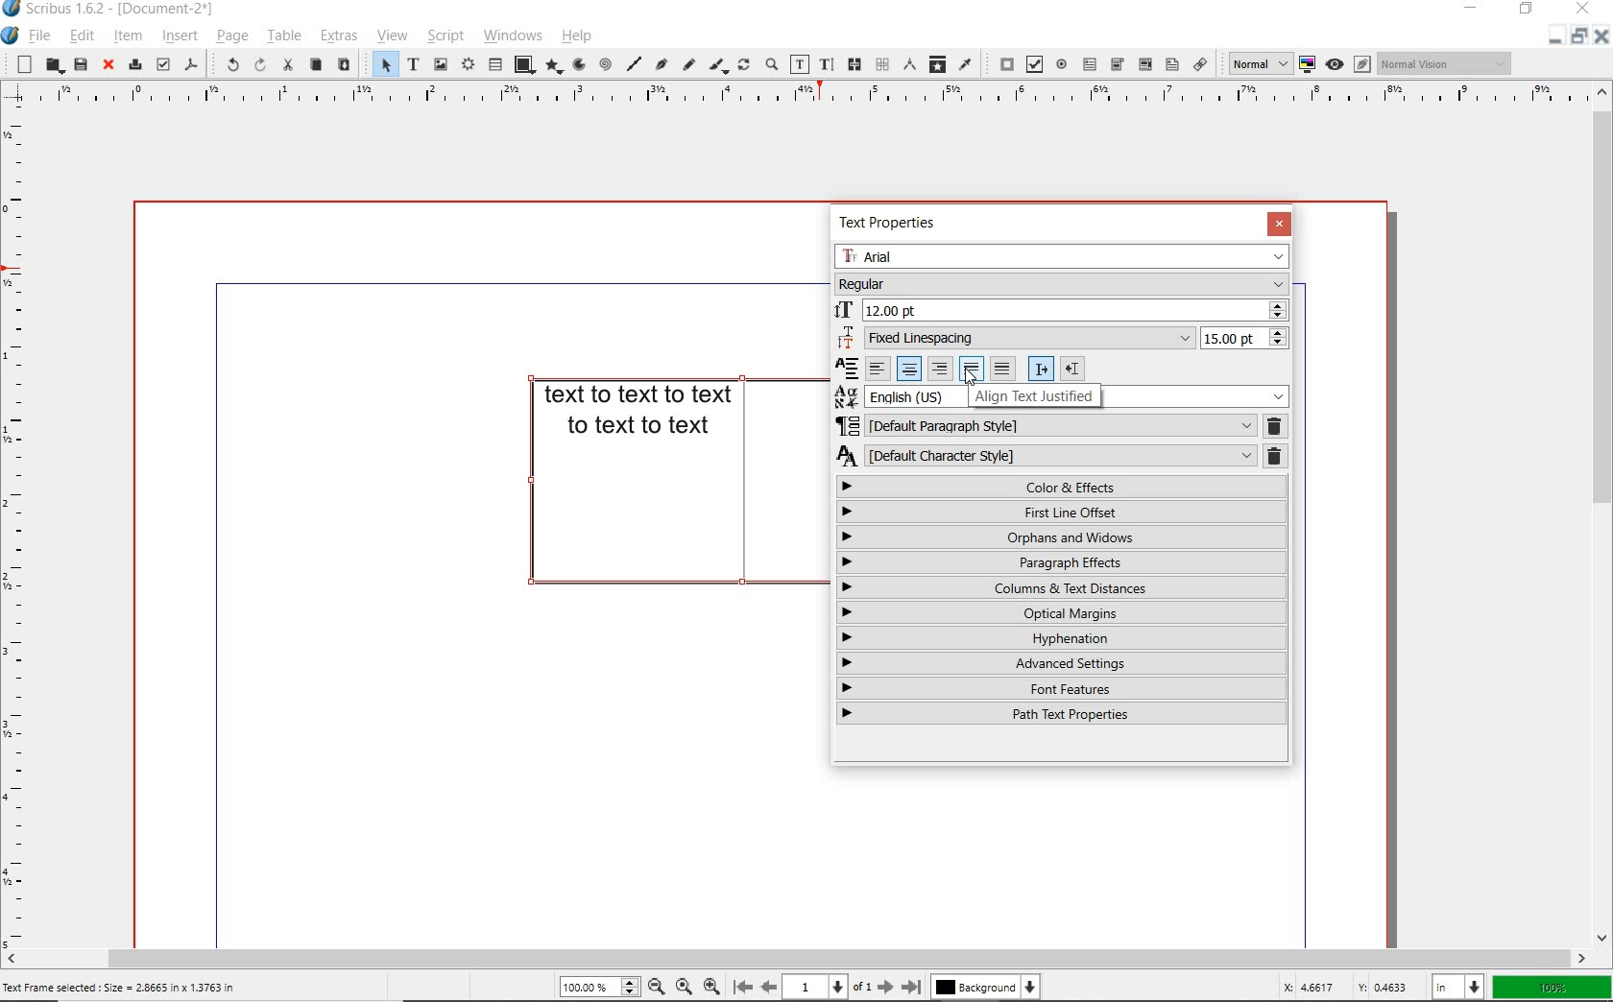 Image resolution: width=1613 pixels, height=1002 pixels. I want to click on spiral, so click(605, 63).